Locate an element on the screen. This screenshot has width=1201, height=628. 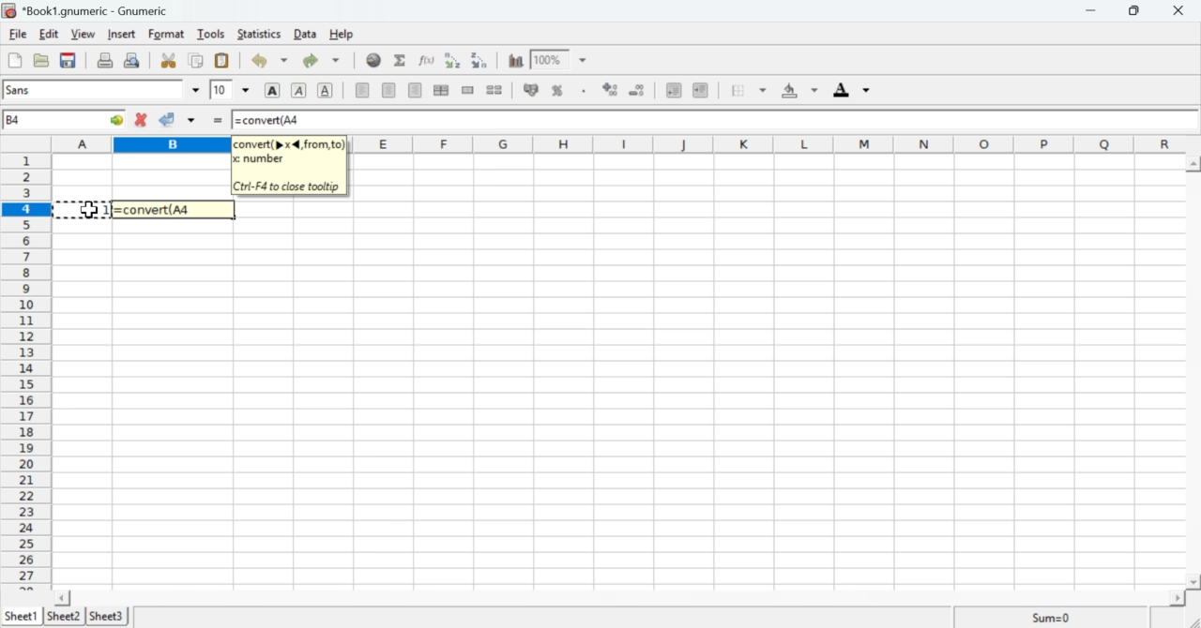
convert(p x 4, from, to)
x number
Ctri-F4 to close tooltip is located at coordinates (289, 165).